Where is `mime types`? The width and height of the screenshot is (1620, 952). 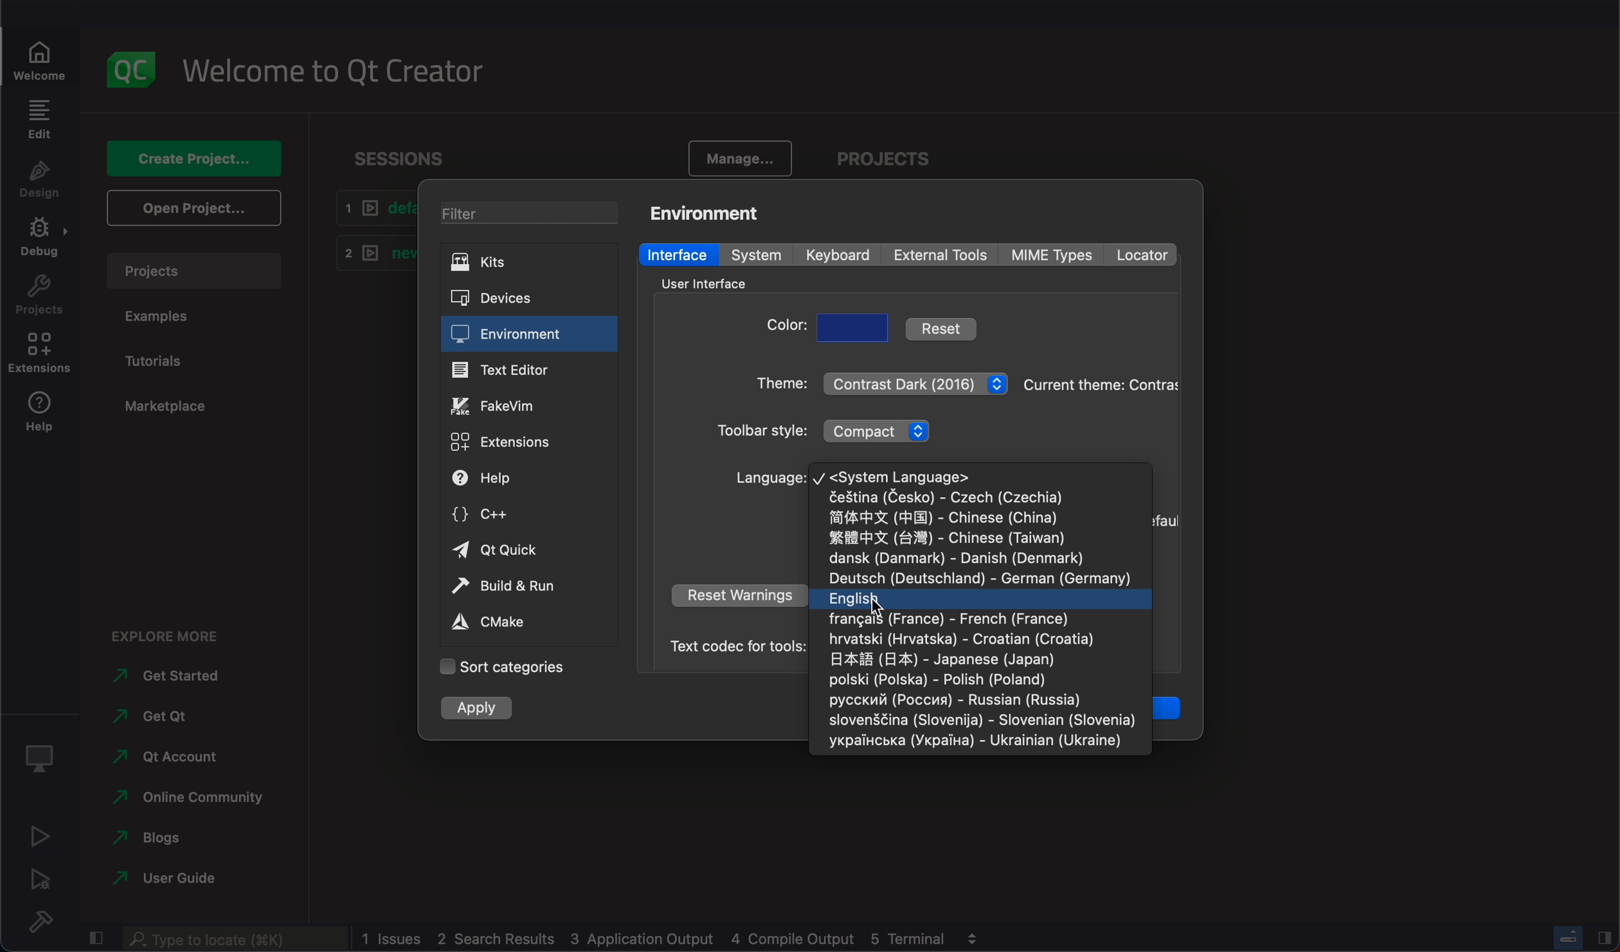 mime types is located at coordinates (1057, 254).